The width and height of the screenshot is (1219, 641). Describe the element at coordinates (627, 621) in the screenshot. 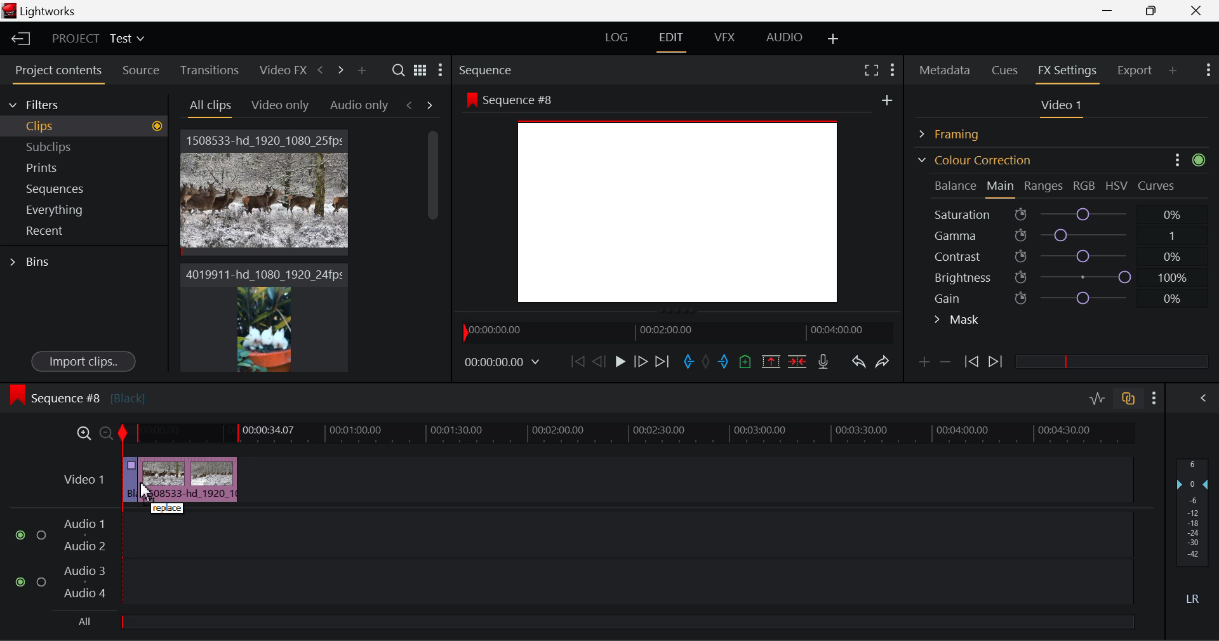

I see `slider` at that location.